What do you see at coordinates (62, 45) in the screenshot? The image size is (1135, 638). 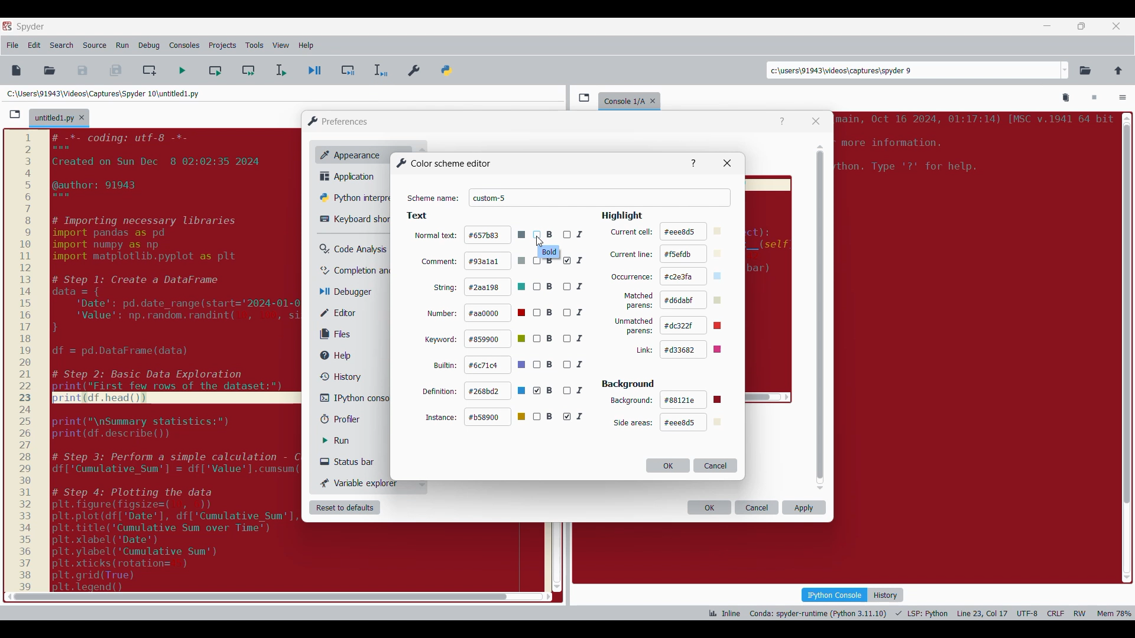 I see `Search menu` at bounding box center [62, 45].